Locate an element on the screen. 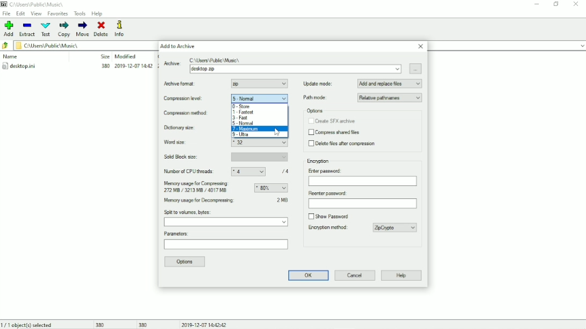 The width and height of the screenshot is (586, 329). Date and Time is located at coordinates (206, 324).